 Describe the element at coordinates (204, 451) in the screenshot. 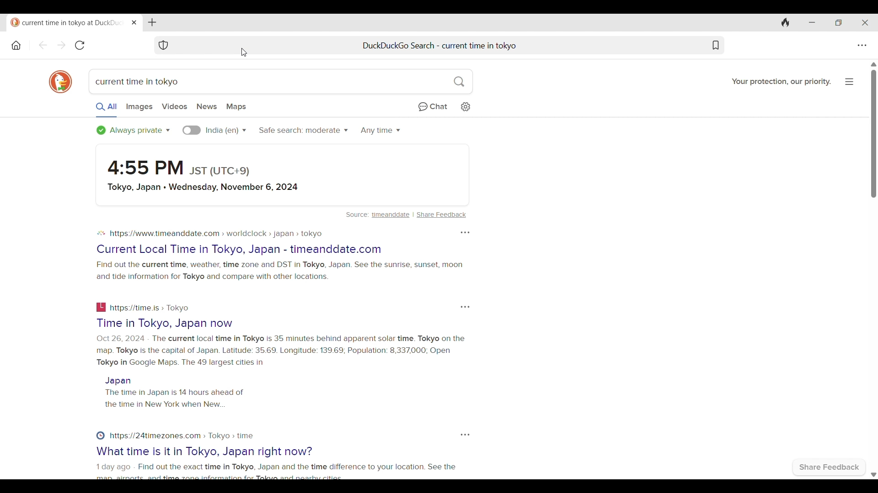

I see `What time is it in Tokyo, Japan right now?` at that location.